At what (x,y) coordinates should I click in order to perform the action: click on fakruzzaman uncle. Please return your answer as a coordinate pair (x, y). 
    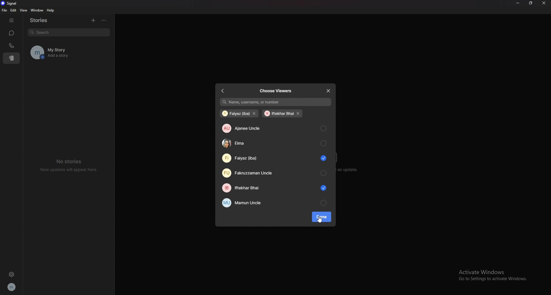
    Looking at the image, I should click on (274, 174).